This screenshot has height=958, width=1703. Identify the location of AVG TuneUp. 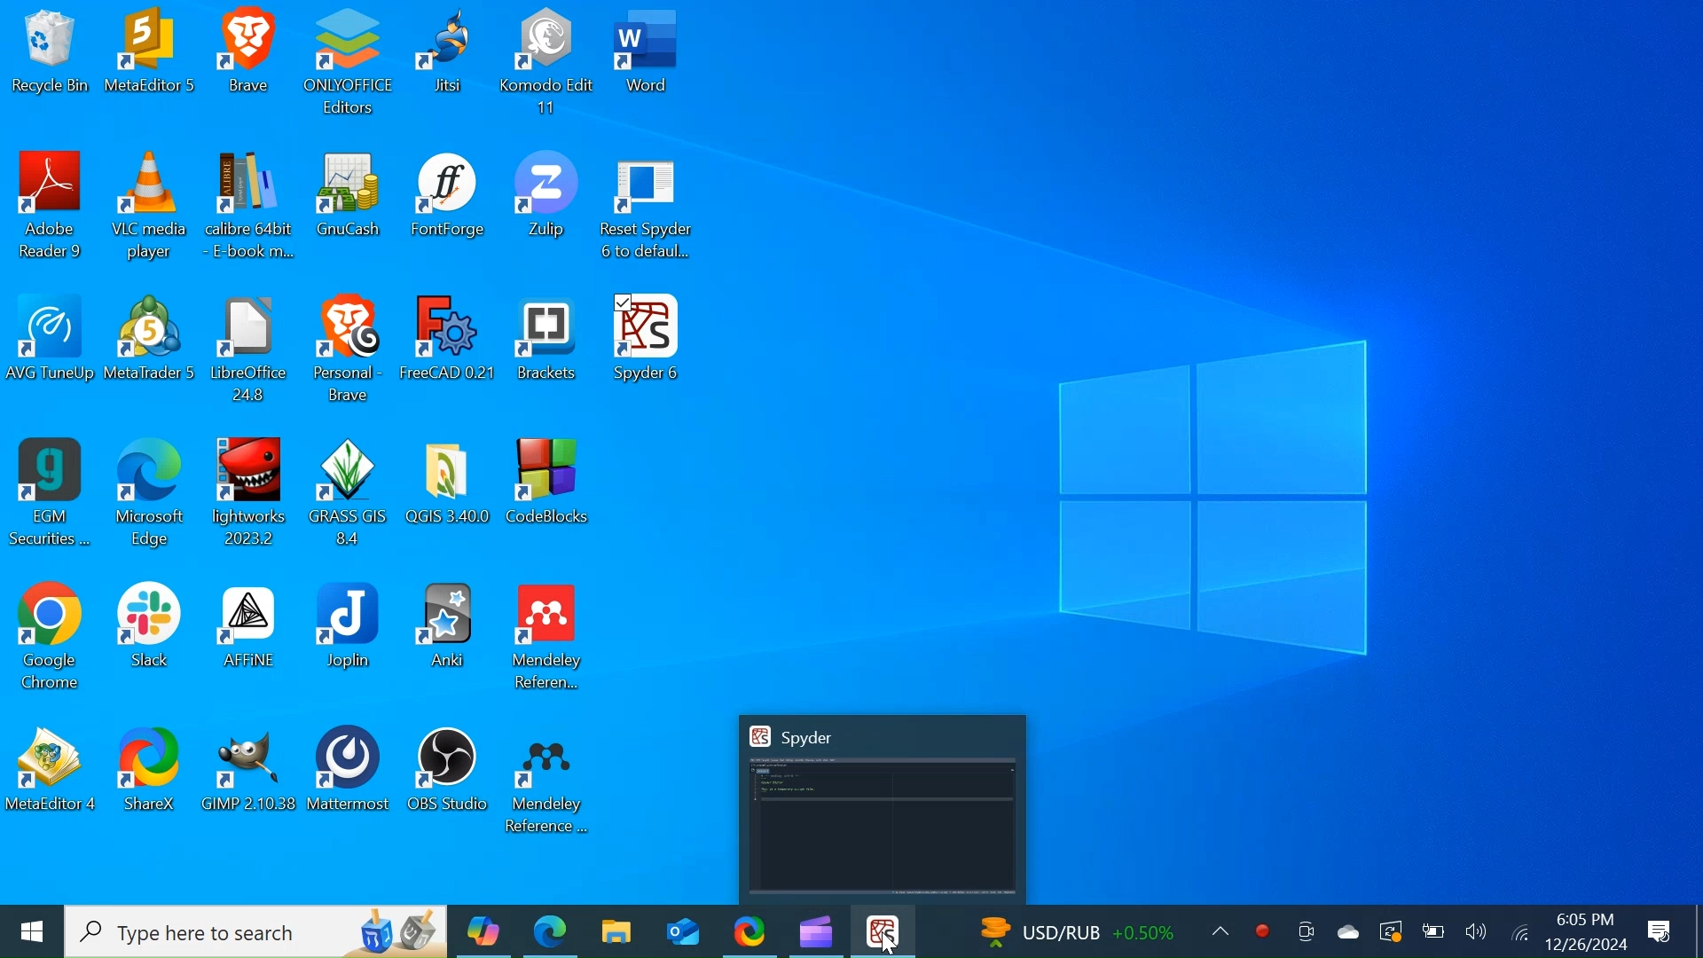
(49, 348).